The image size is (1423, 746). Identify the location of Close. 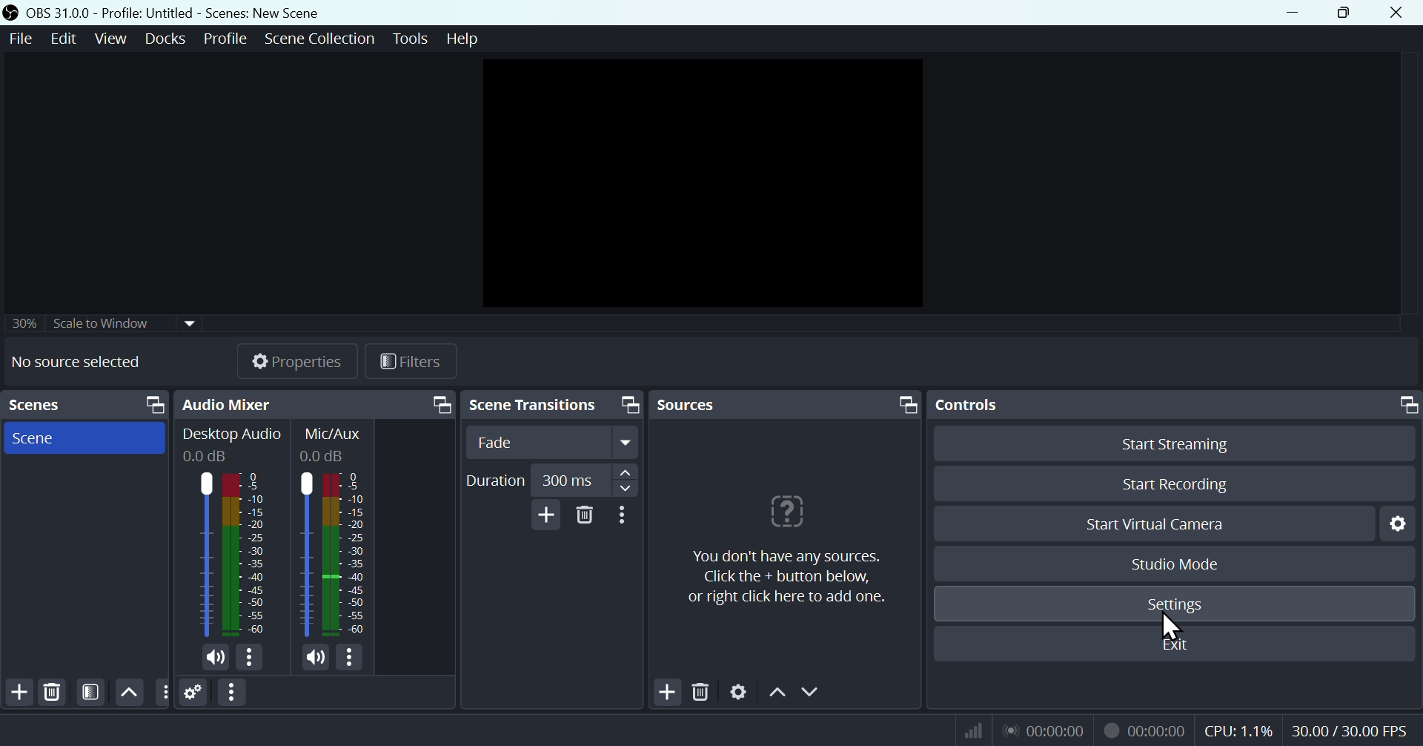
(1393, 13).